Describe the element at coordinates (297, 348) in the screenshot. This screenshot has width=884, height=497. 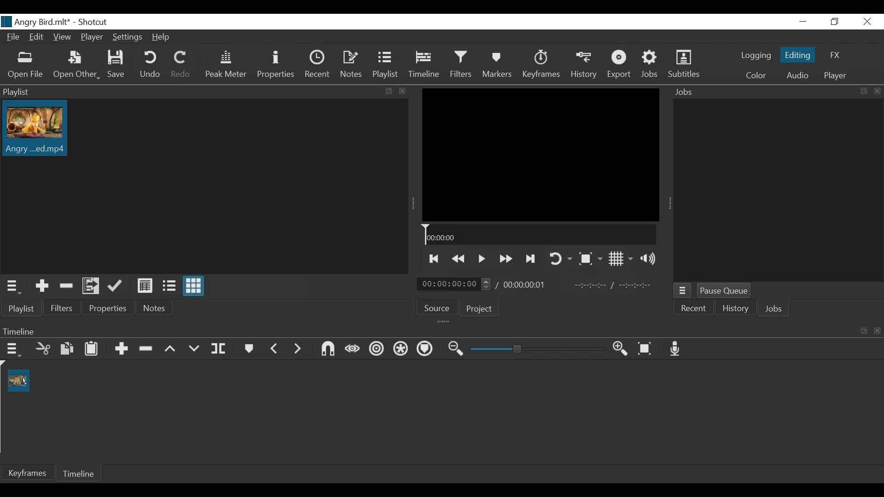
I see `next marker` at that location.